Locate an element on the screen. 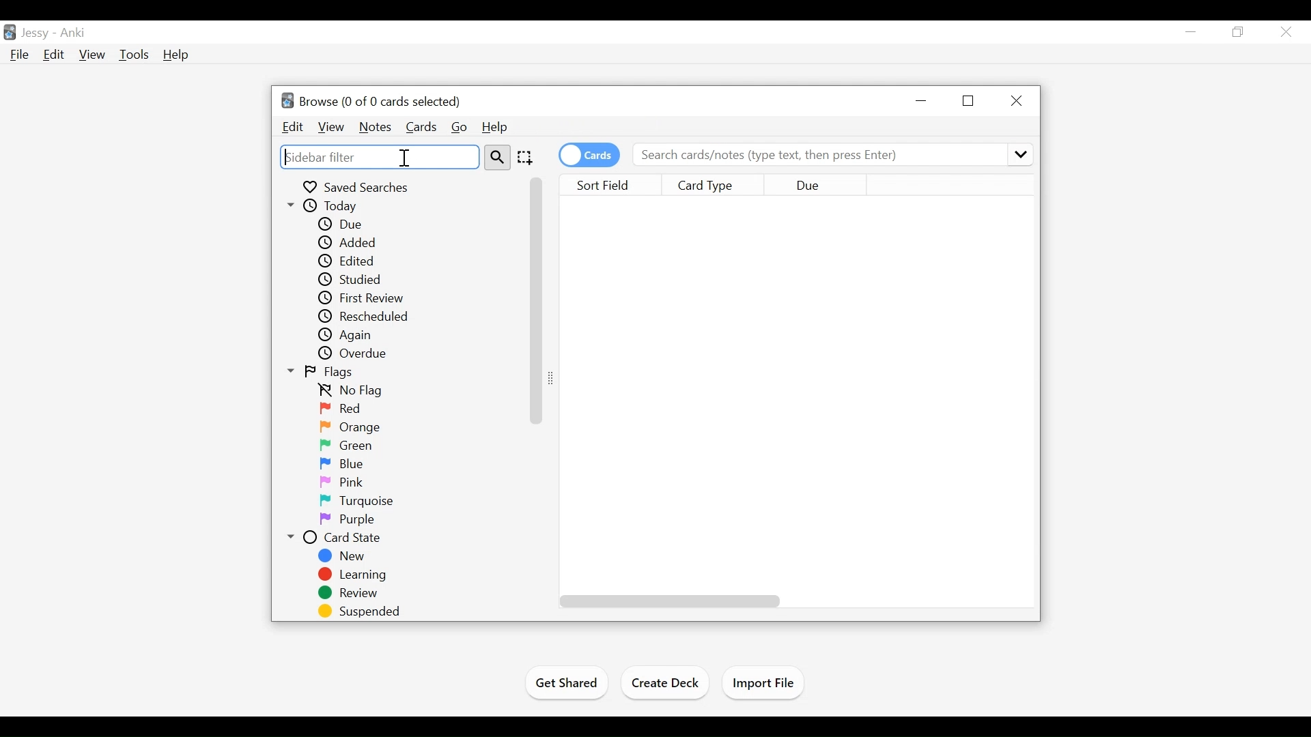 The height and width of the screenshot is (737, 1311). Go is located at coordinates (460, 127).